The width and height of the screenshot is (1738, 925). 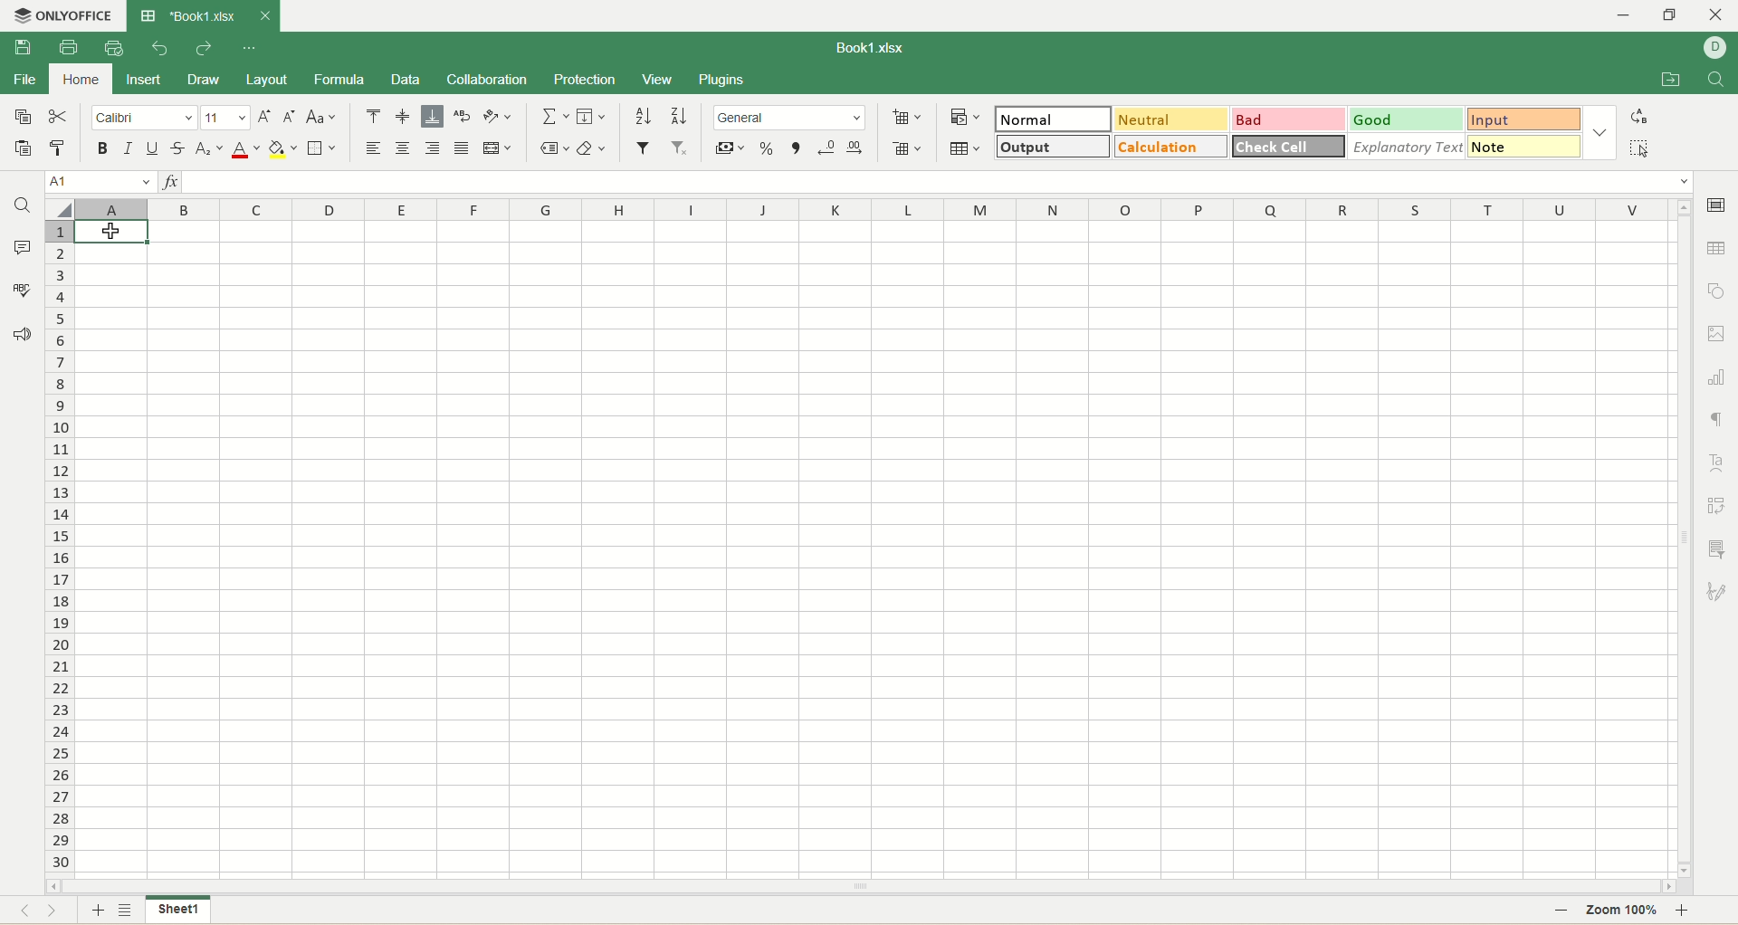 I want to click on undo, so click(x=157, y=50).